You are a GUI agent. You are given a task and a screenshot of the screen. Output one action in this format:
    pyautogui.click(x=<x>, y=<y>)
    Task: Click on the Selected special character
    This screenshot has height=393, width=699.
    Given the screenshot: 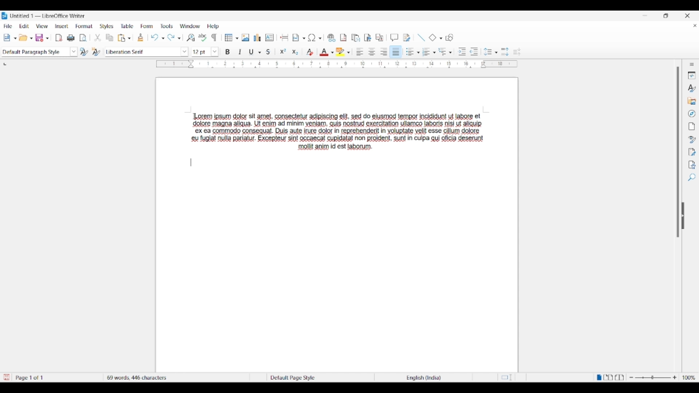 What is the action you would take?
    pyautogui.click(x=312, y=37)
    